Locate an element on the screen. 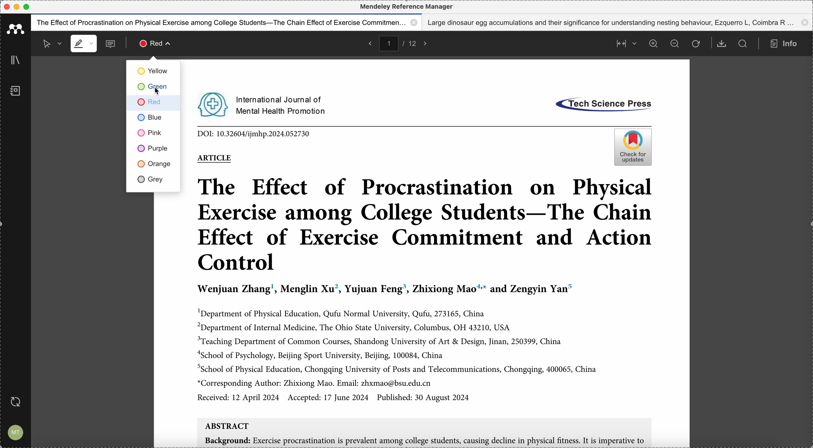 Image resolution: width=813 pixels, height=448 pixels. orange is located at coordinates (154, 165).